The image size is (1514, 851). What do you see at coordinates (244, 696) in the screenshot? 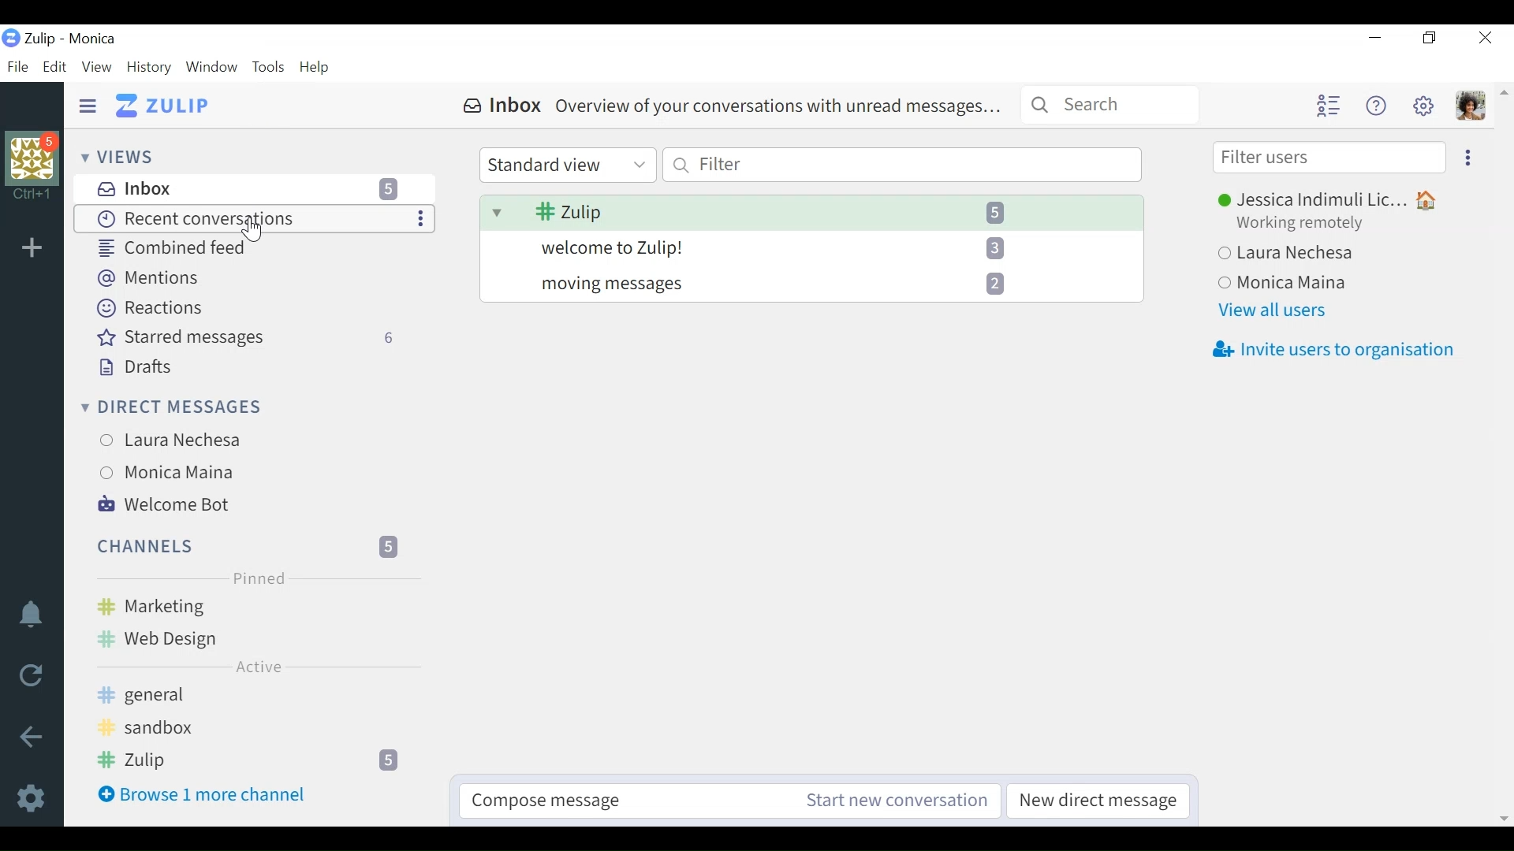
I see `general` at bounding box center [244, 696].